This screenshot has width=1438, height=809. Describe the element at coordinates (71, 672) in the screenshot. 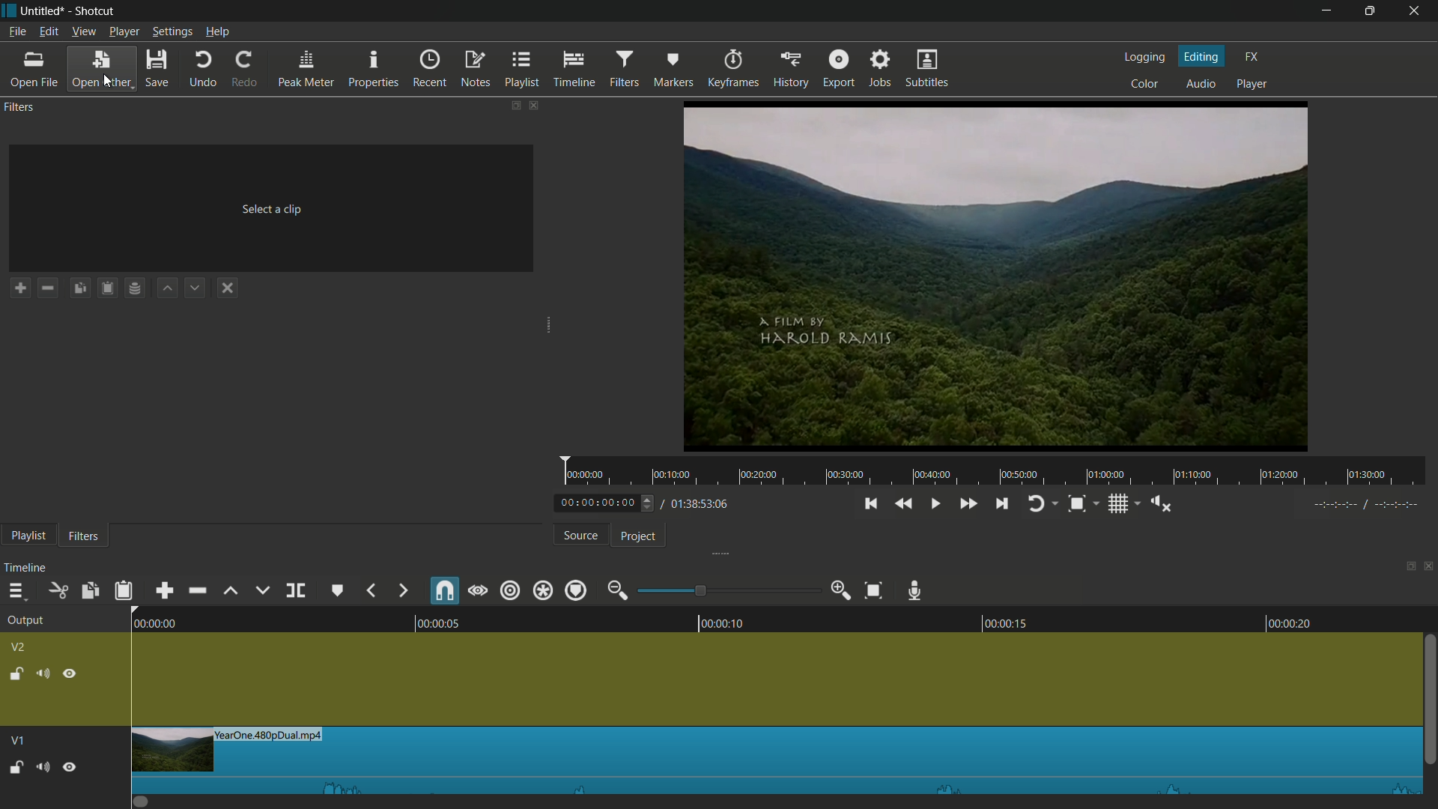

I see `hide` at that location.